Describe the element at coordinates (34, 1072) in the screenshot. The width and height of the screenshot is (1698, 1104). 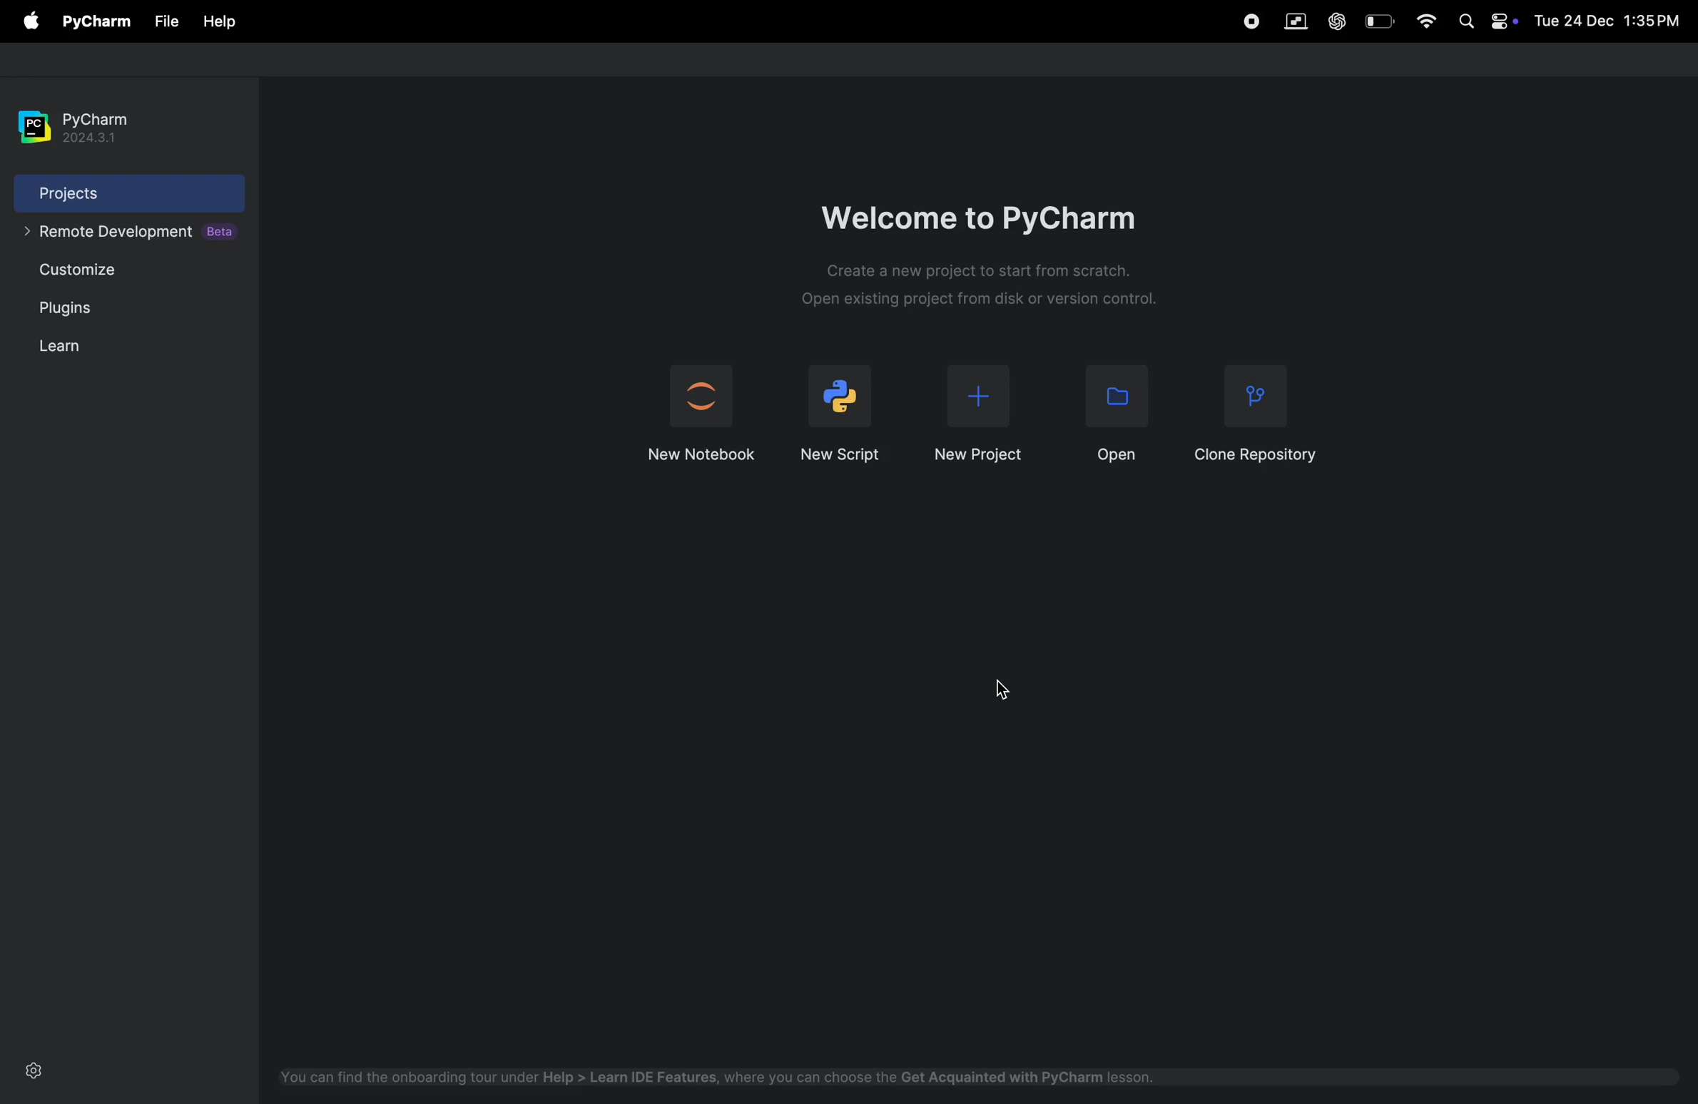
I see `settings` at that location.